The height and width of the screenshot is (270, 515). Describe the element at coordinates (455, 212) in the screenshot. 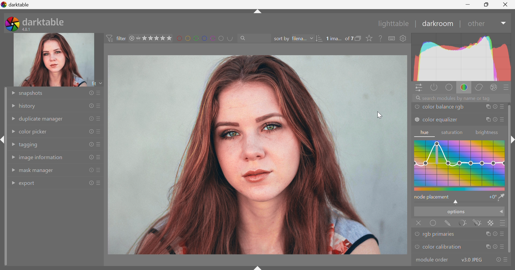

I see `options` at that location.